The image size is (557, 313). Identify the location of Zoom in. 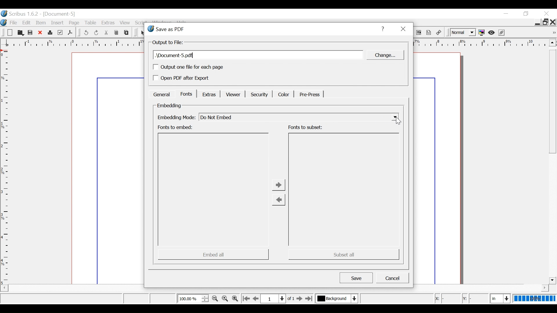
(235, 298).